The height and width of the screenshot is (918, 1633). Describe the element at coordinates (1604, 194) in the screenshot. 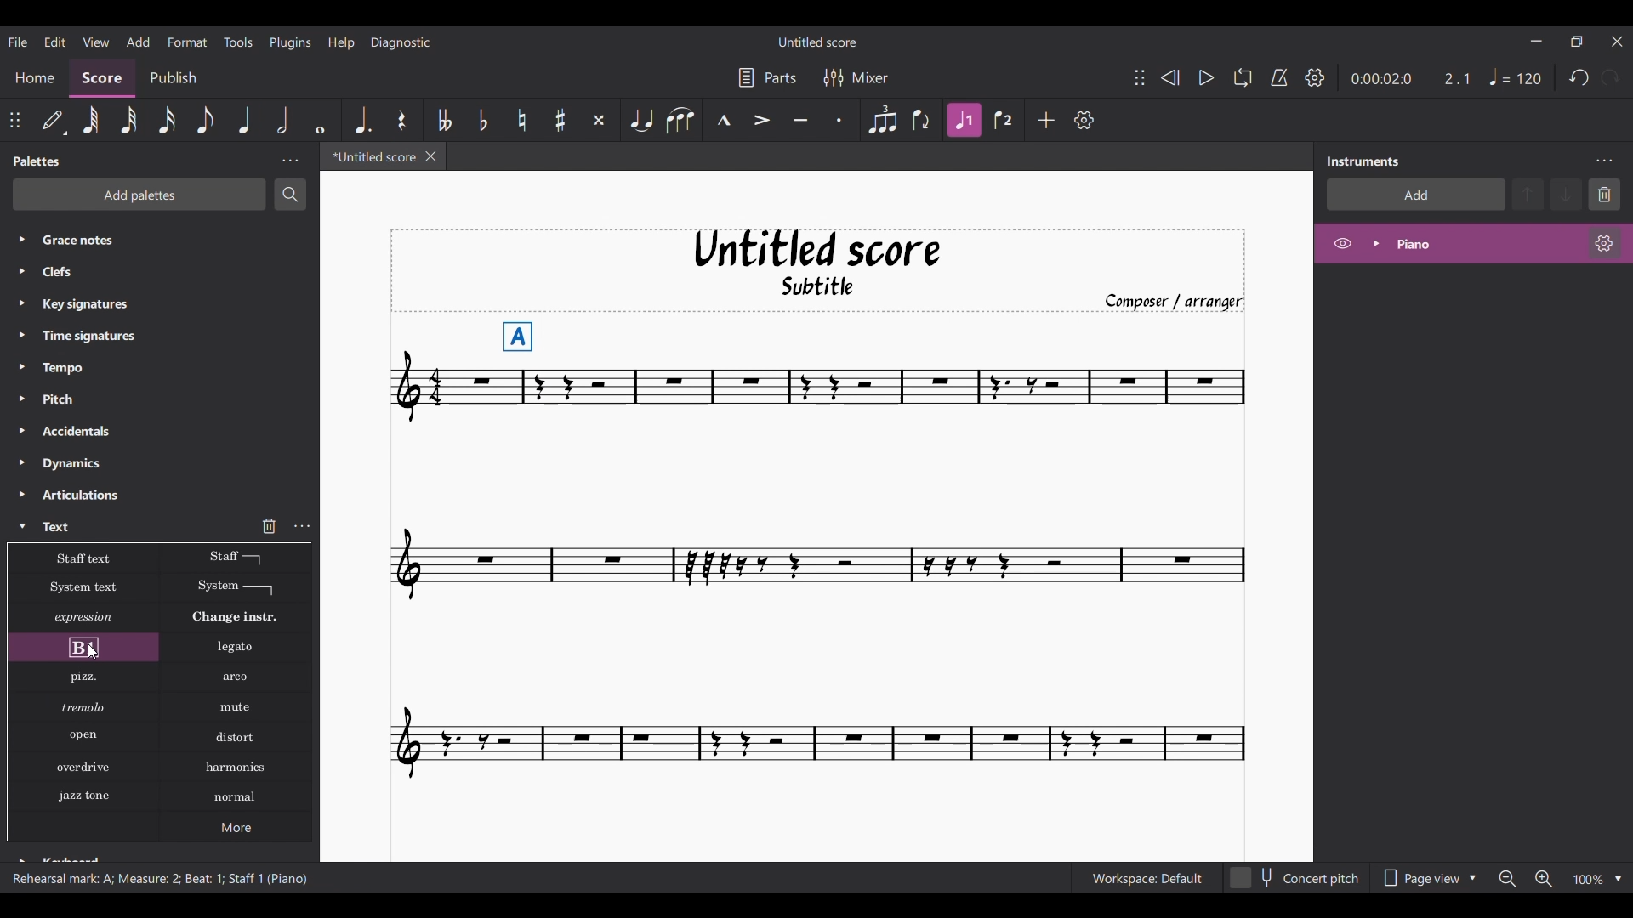

I see `Delete selection` at that location.